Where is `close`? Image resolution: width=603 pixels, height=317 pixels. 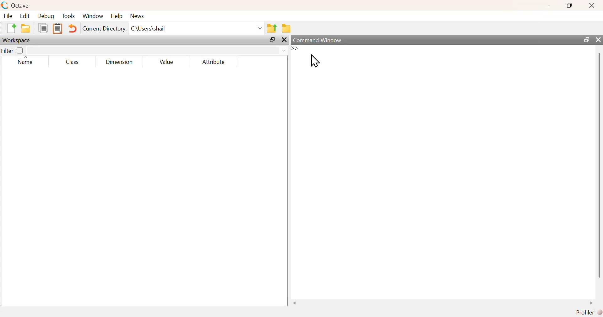 close is located at coordinates (597, 39).